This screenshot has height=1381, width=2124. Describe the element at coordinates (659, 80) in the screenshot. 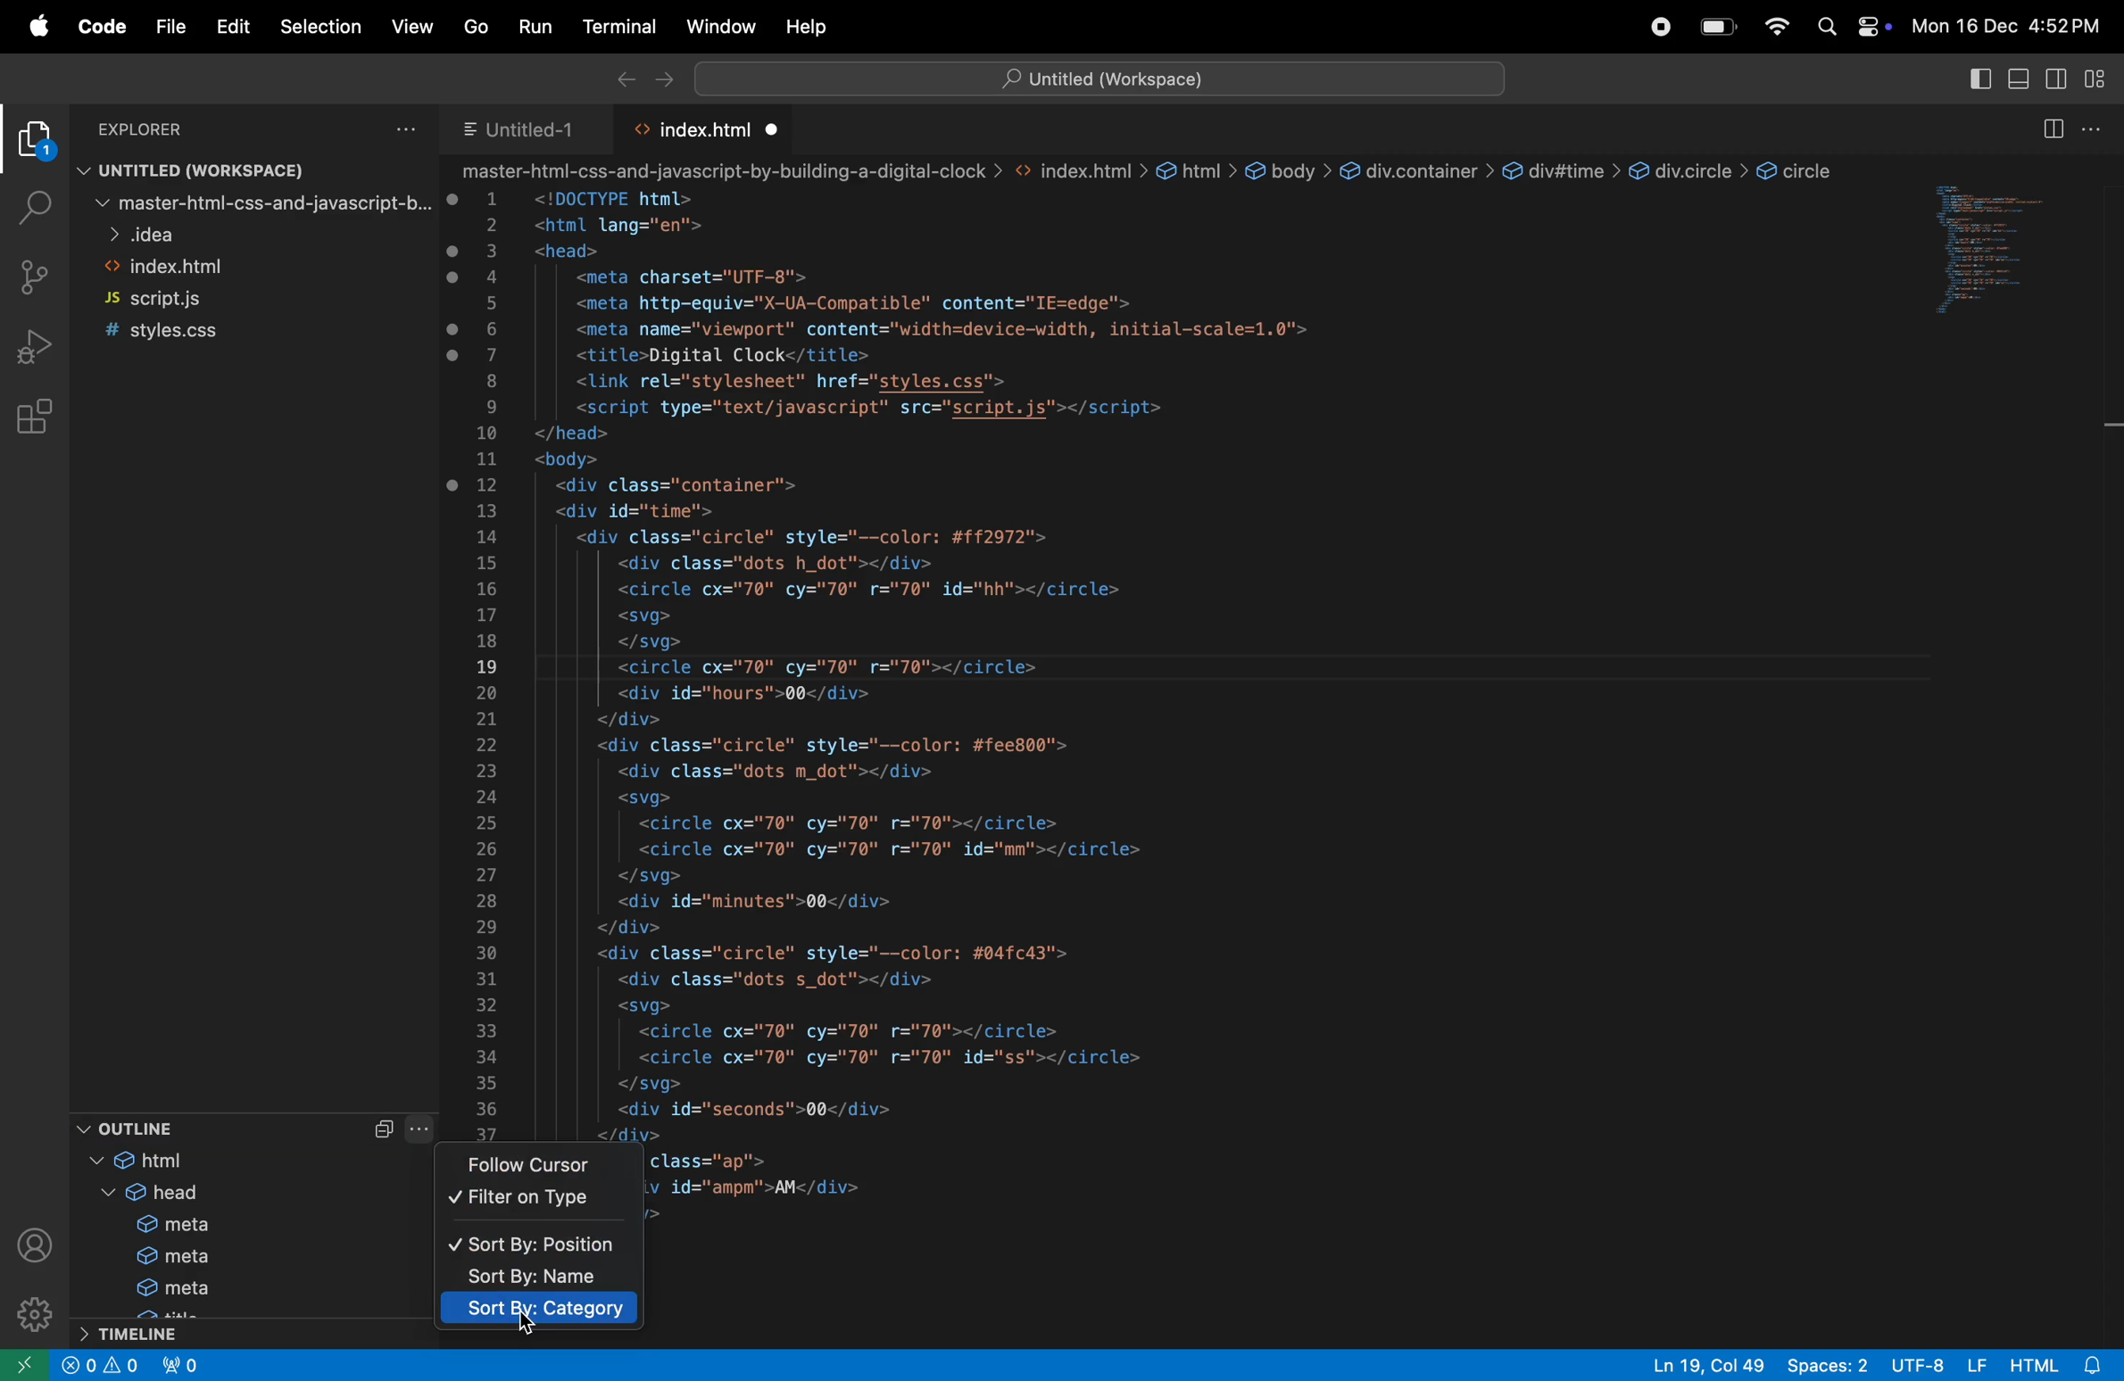

I see `forward` at that location.